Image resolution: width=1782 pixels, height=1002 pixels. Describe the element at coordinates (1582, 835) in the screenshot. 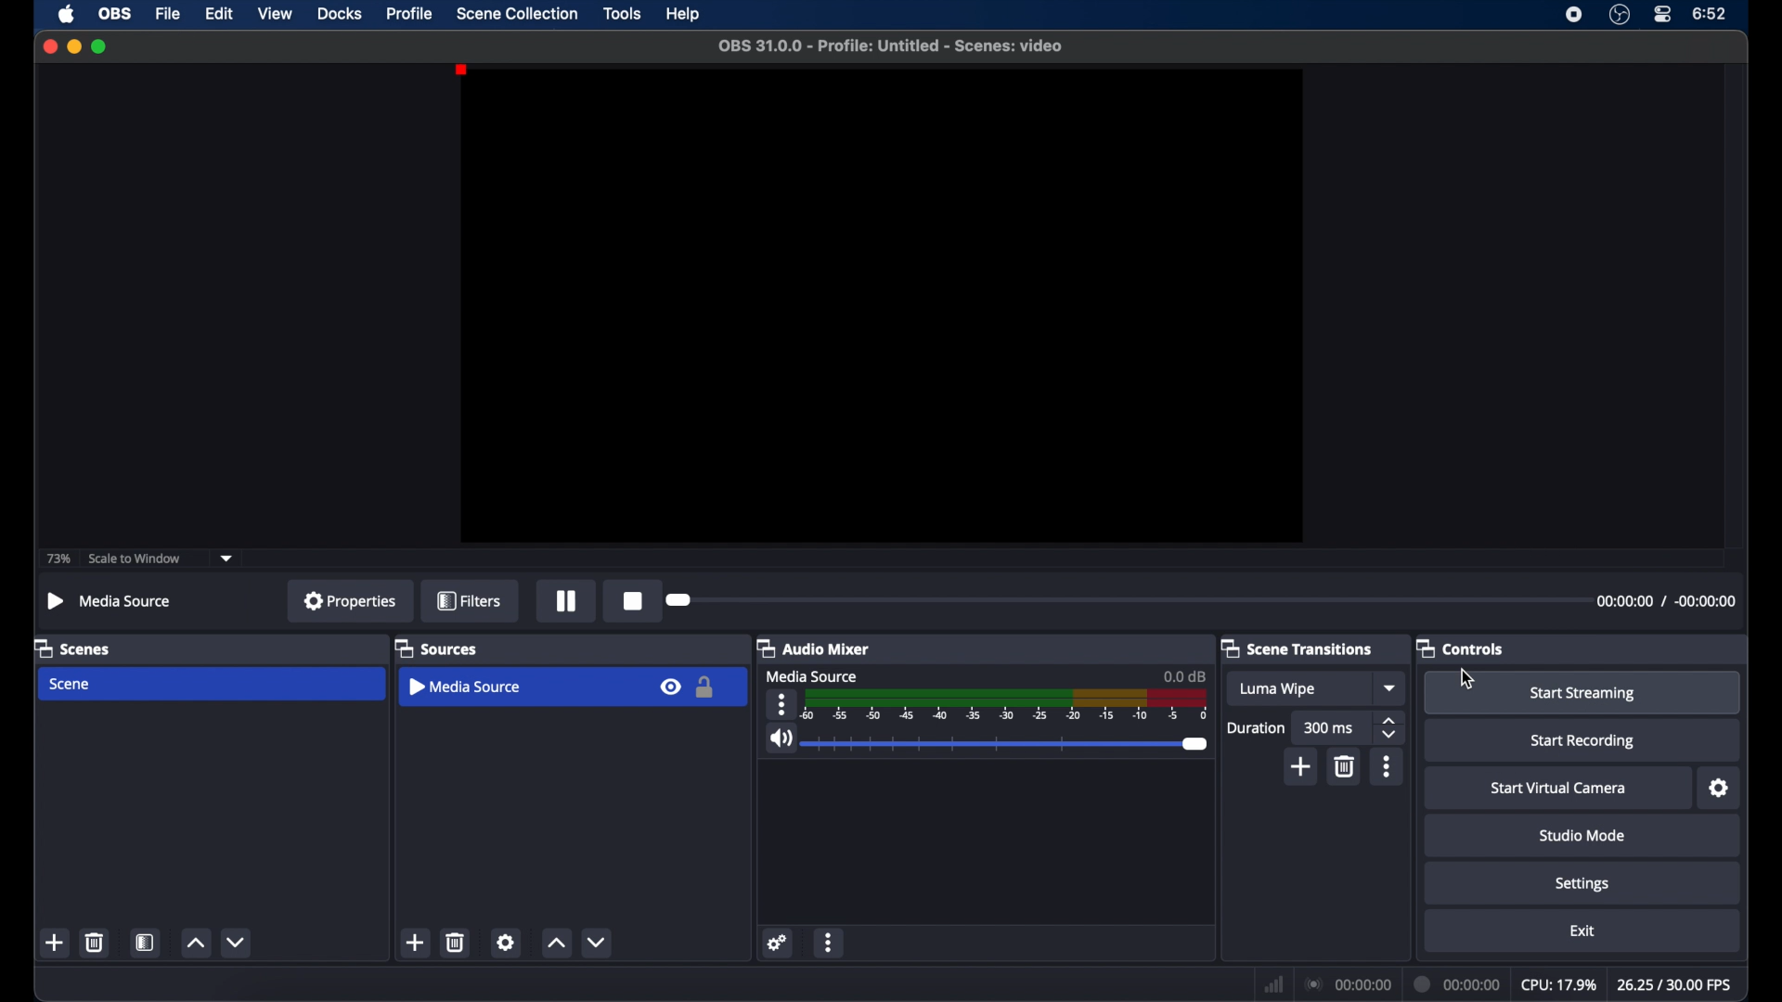

I see `studio mode` at that location.